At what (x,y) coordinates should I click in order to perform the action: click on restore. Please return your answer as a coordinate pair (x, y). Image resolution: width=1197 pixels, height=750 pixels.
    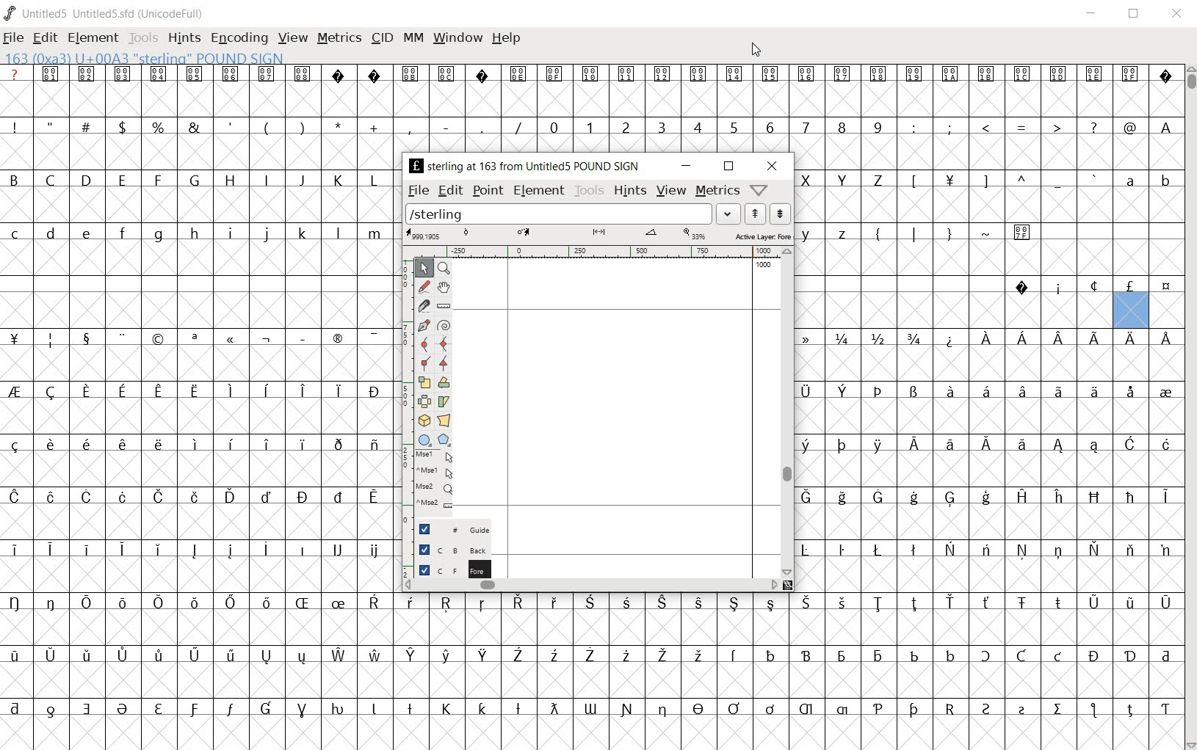
    Looking at the image, I should click on (728, 167).